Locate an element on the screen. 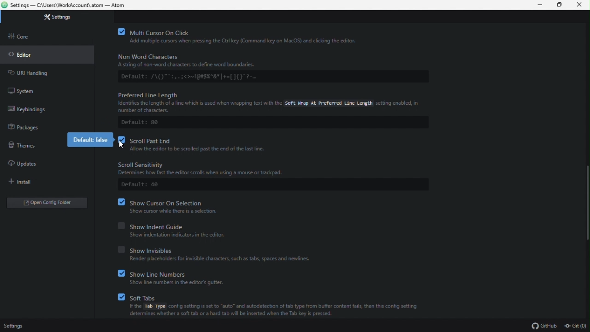   Allow the editor to be scrolled past the end of the last fine. is located at coordinates (201, 149).